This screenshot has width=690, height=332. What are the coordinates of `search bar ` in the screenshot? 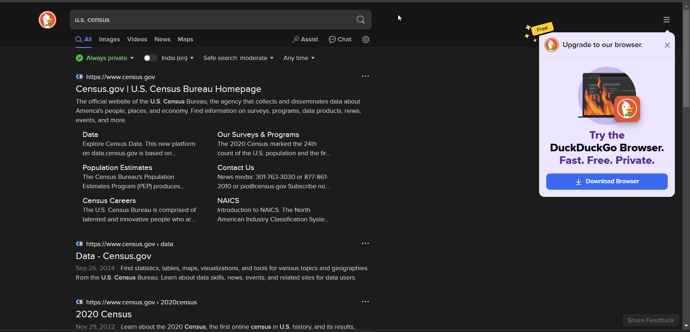 It's located at (212, 19).